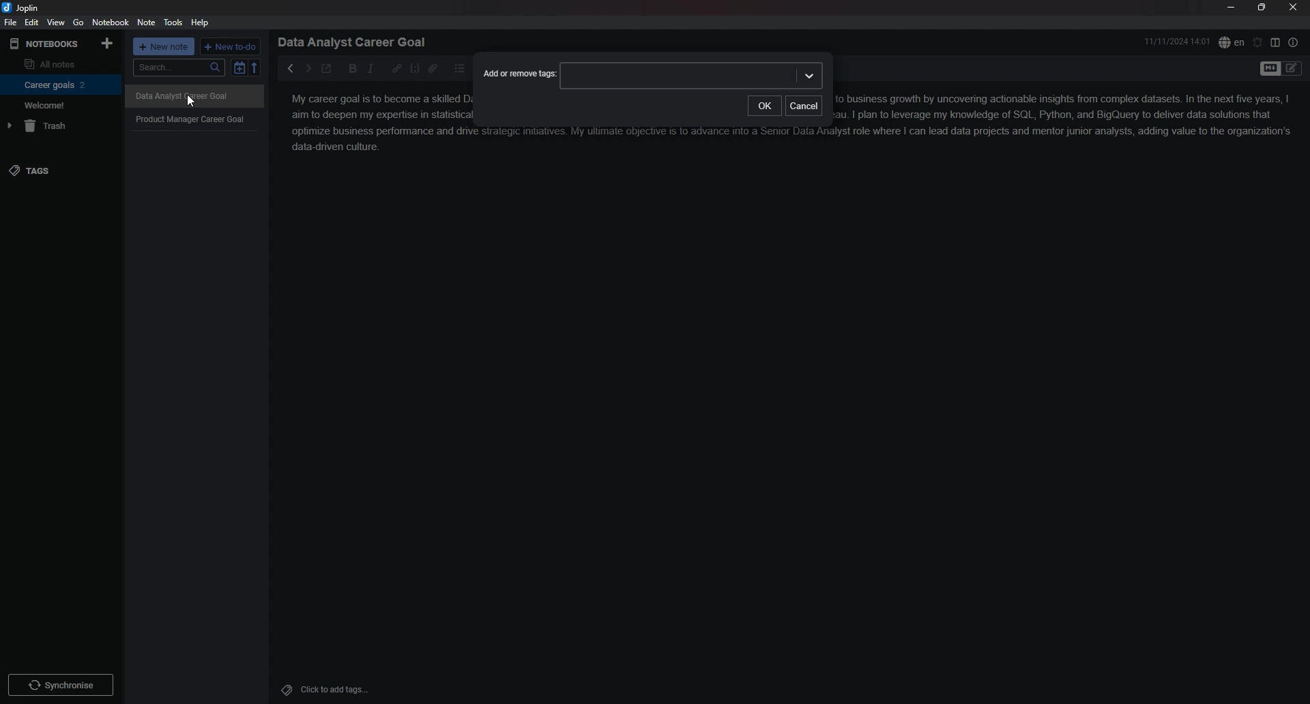 This screenshot has height=704, width=1310. What do you see at coordinates (59, 126) in the screenshot?
I see `trash` at bounding box center [59, 126].